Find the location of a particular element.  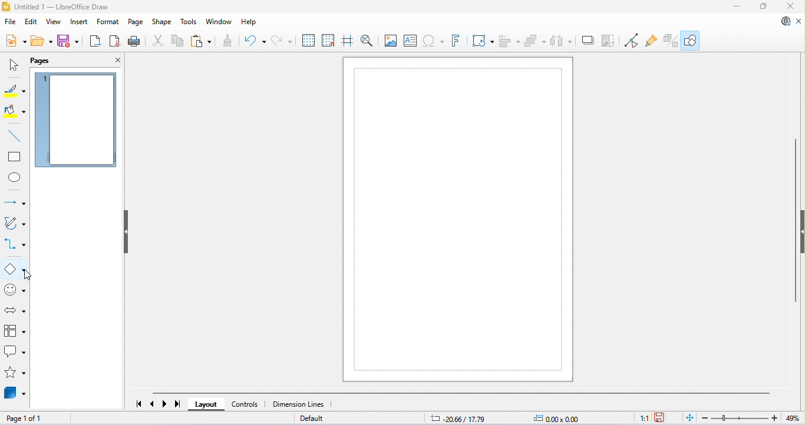

last page is located at coordinates (177, 404).